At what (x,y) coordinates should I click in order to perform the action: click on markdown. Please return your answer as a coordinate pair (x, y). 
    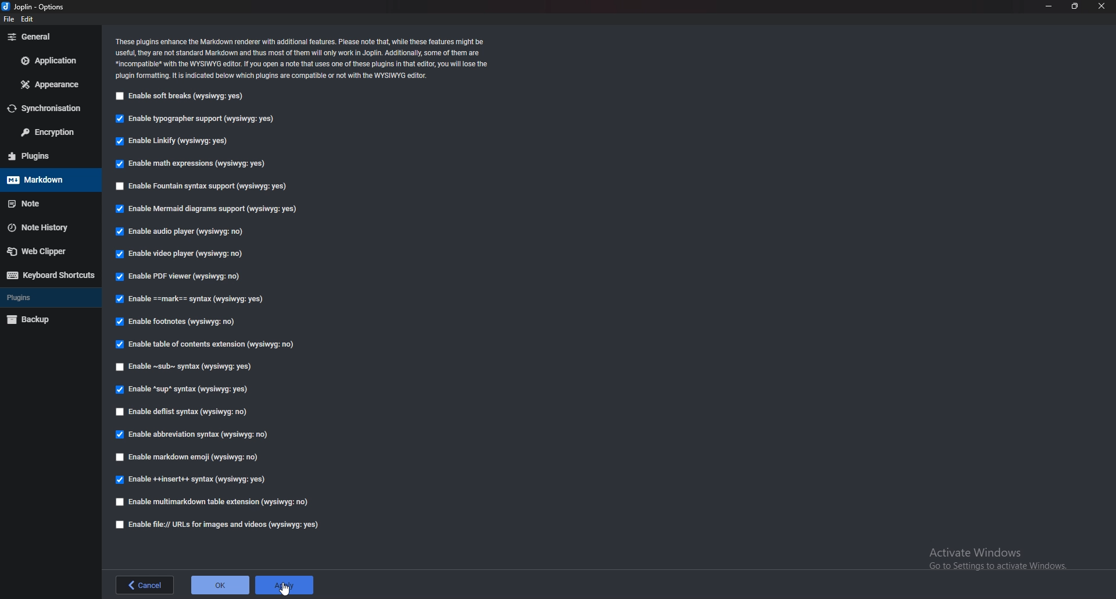
    Looking at the image, I should click on (45, 180).